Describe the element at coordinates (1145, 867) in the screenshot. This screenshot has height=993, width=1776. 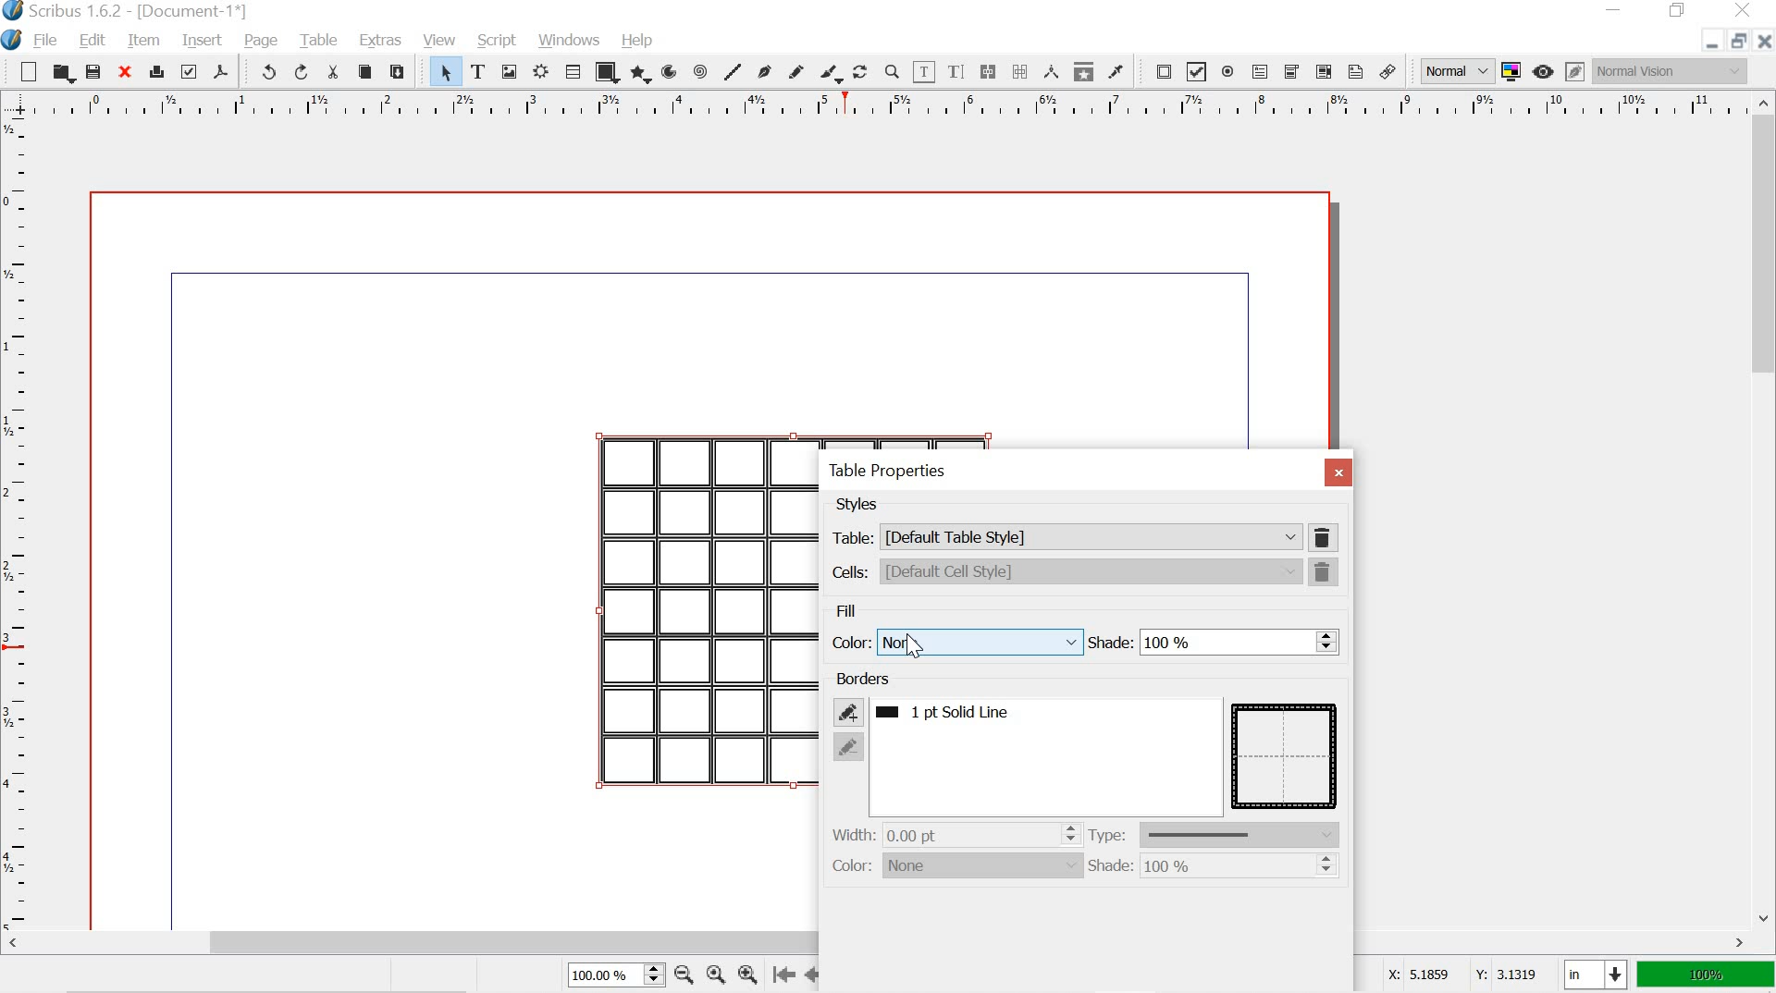
I see `shade: 100%` at that location.